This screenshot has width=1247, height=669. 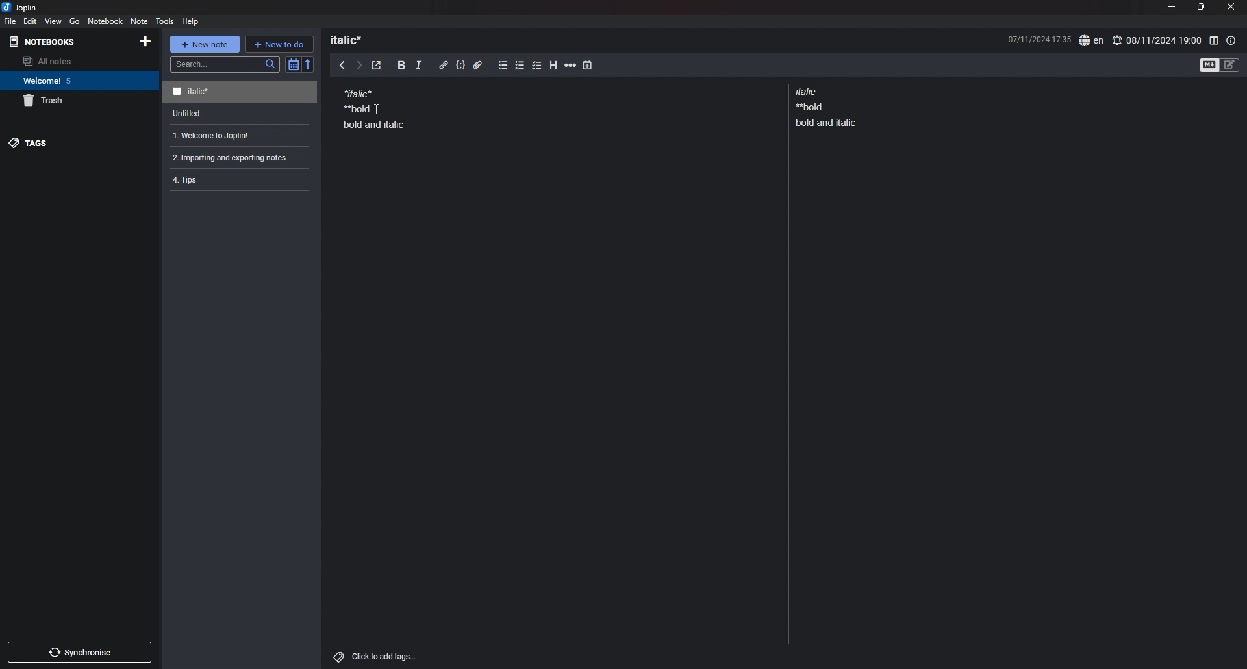 What do you see at coordinates (342, 64) in the screenshot?
I see `previous` at bounding box center [342, 64].